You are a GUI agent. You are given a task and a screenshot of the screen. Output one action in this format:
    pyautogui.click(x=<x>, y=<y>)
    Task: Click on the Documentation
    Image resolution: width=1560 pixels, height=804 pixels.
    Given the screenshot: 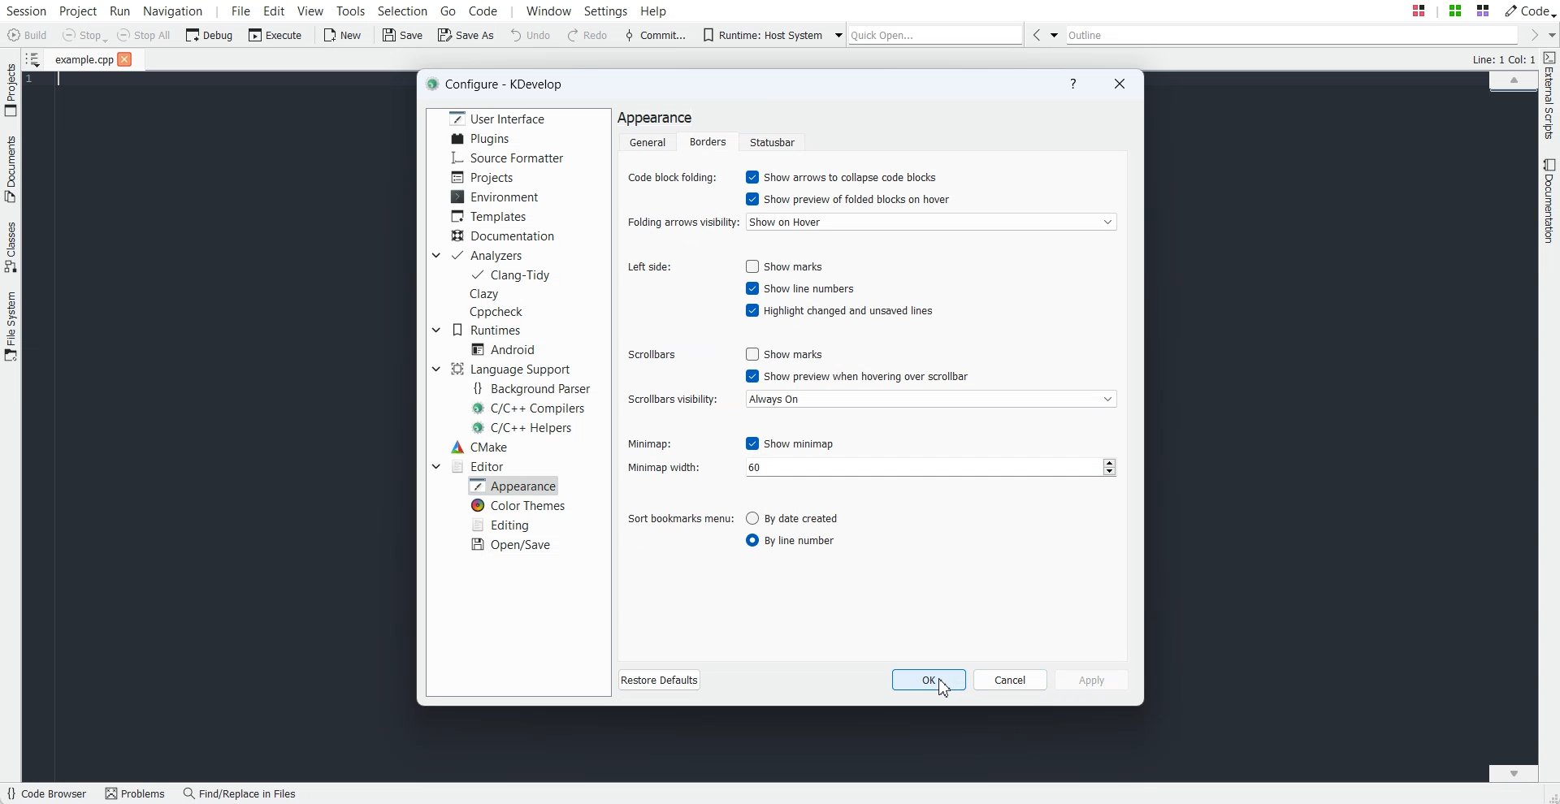 What is the action you would take?
    pyautogui.click(x=1550, y=201)
    